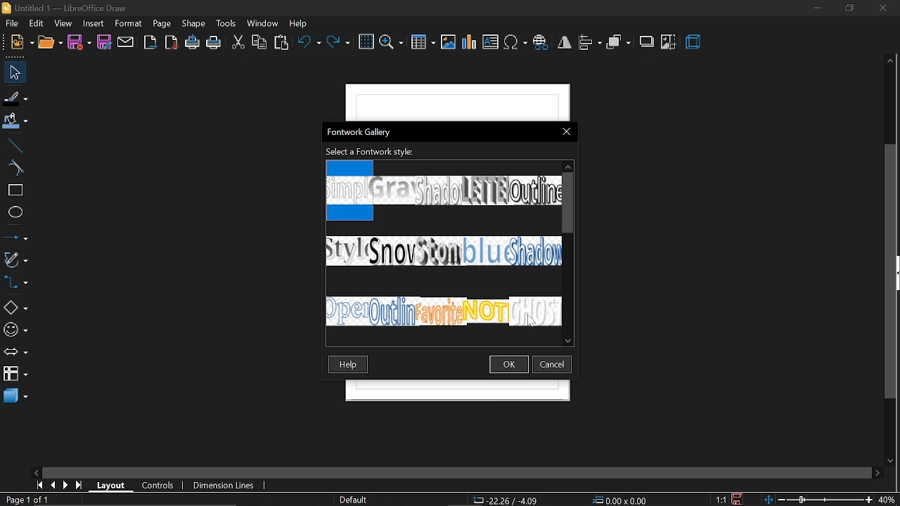  Describe the element at coordinates (892, 62) in the screenshot. I see `move up` at that location.